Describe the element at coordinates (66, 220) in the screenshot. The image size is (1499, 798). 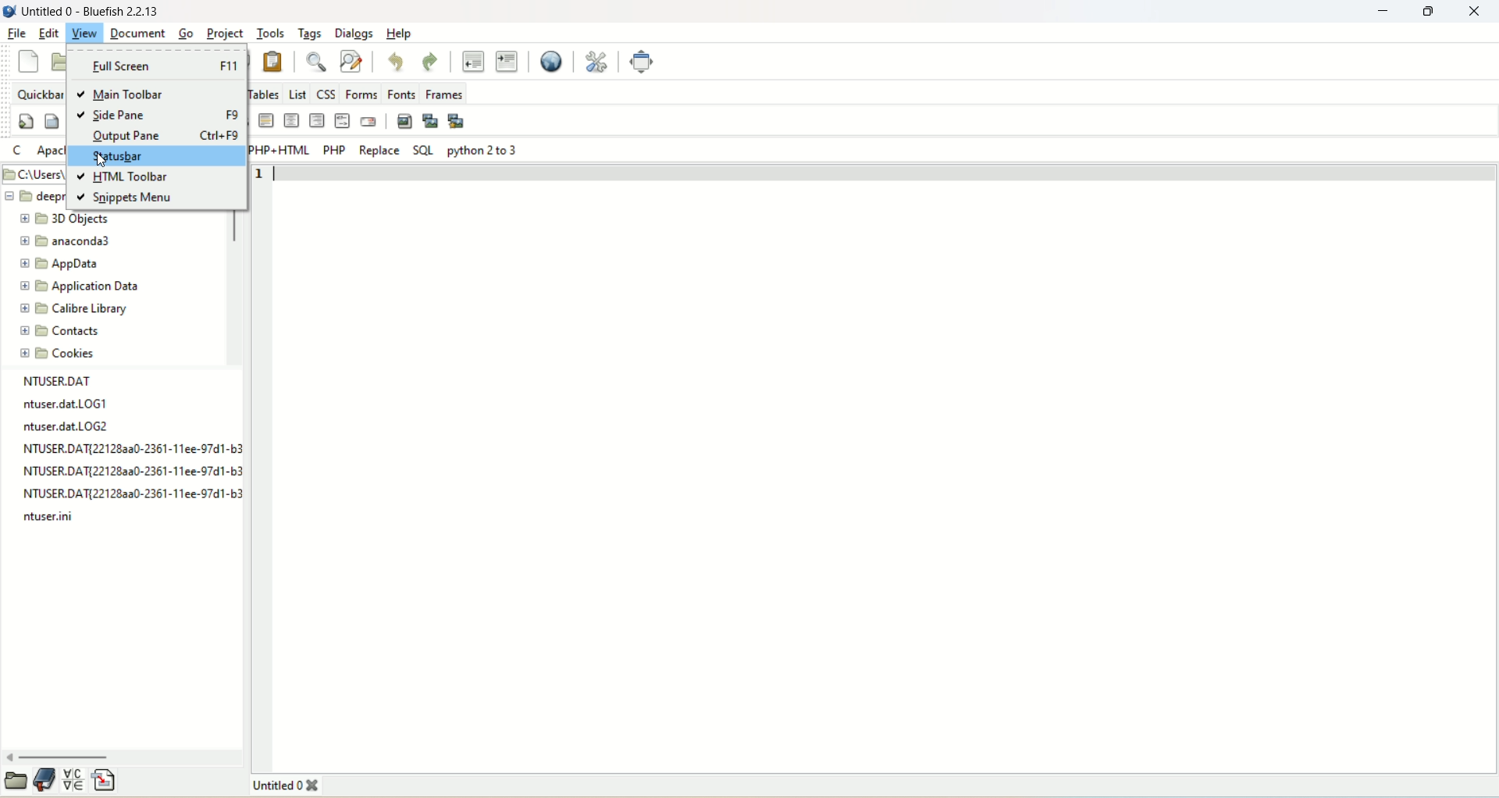
I see `3D objects` at that location.